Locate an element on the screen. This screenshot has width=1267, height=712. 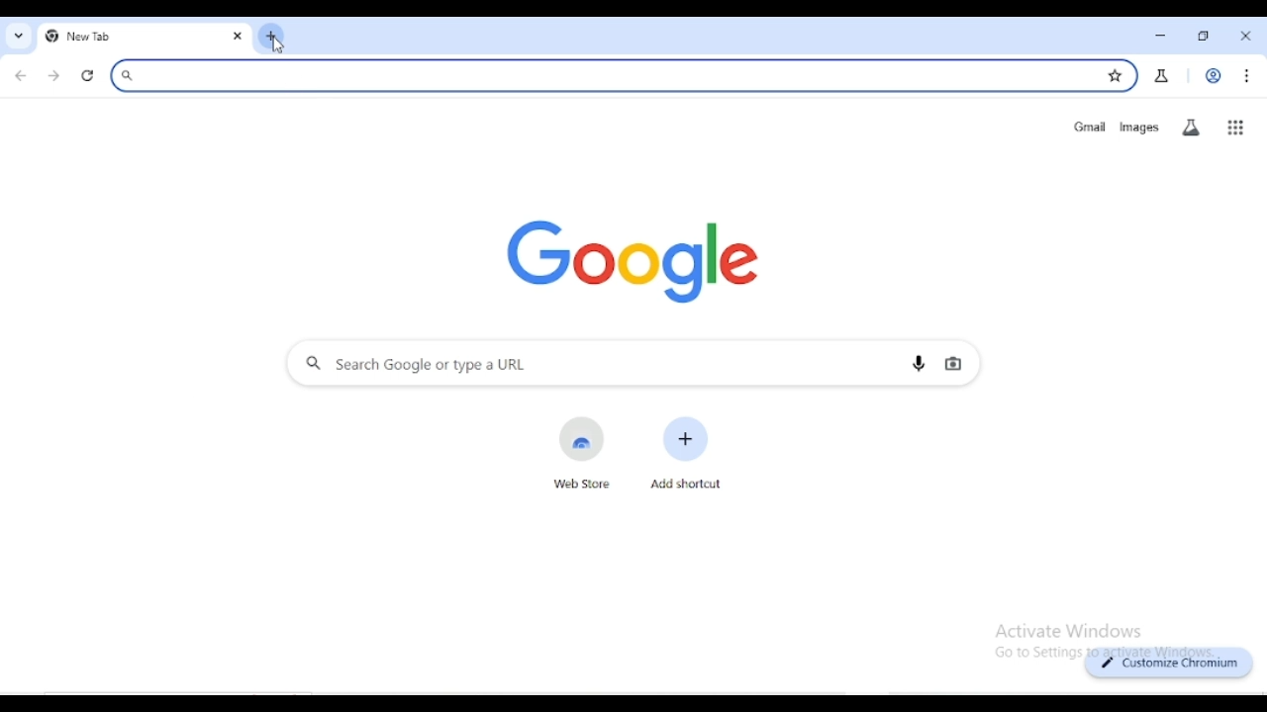
new tab is located at coordinates (271, 36).